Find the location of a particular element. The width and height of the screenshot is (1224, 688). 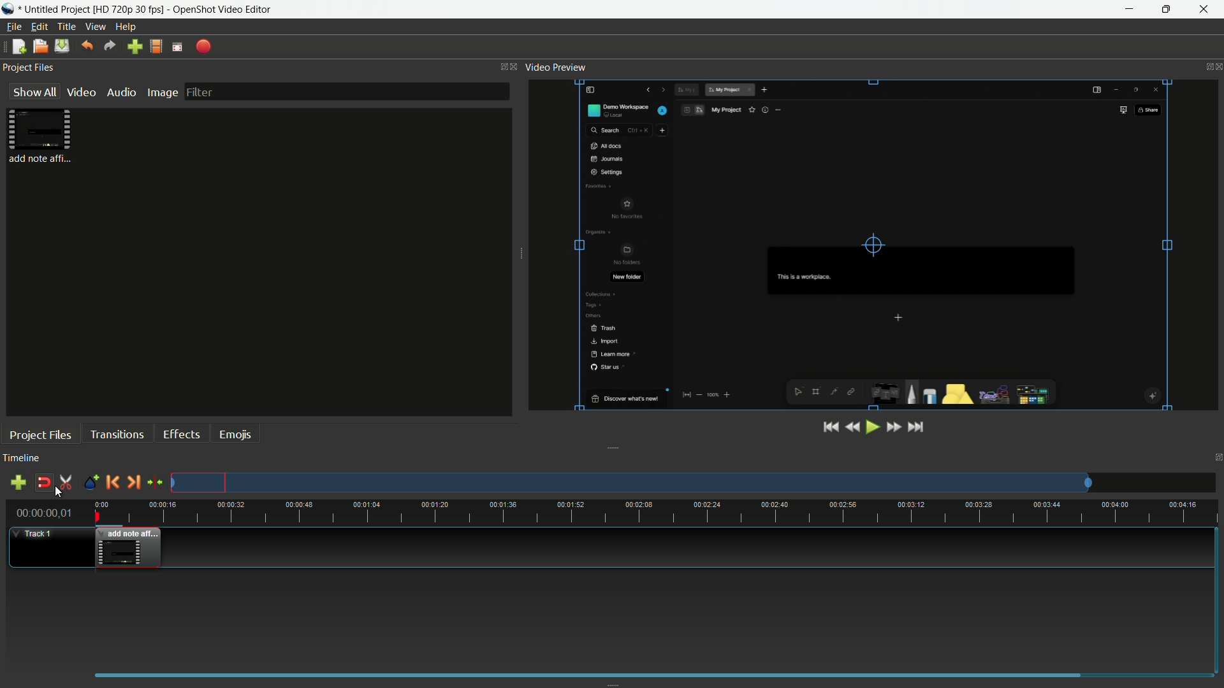

redo is located at coordinates (108, 47).